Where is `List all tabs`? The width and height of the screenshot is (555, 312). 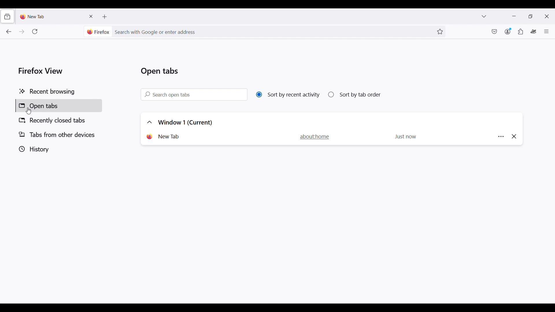 List all tabs is located at coordinates (484, 16).